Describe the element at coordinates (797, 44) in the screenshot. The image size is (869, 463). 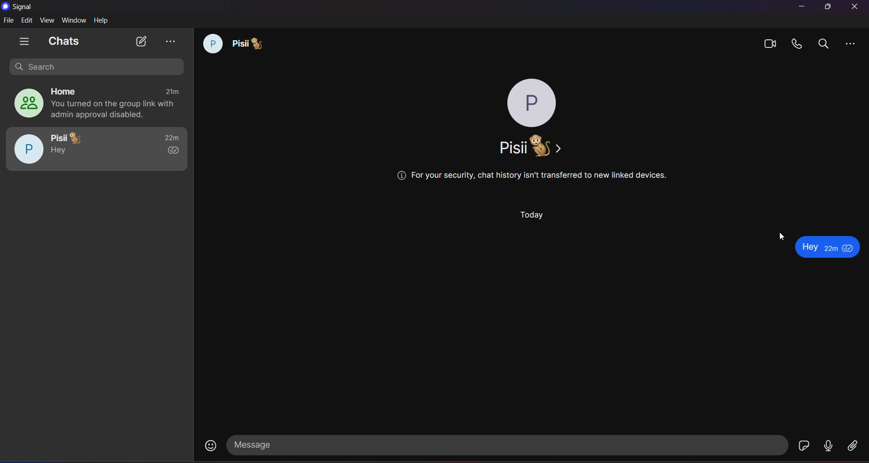
I see `calls` at that location.